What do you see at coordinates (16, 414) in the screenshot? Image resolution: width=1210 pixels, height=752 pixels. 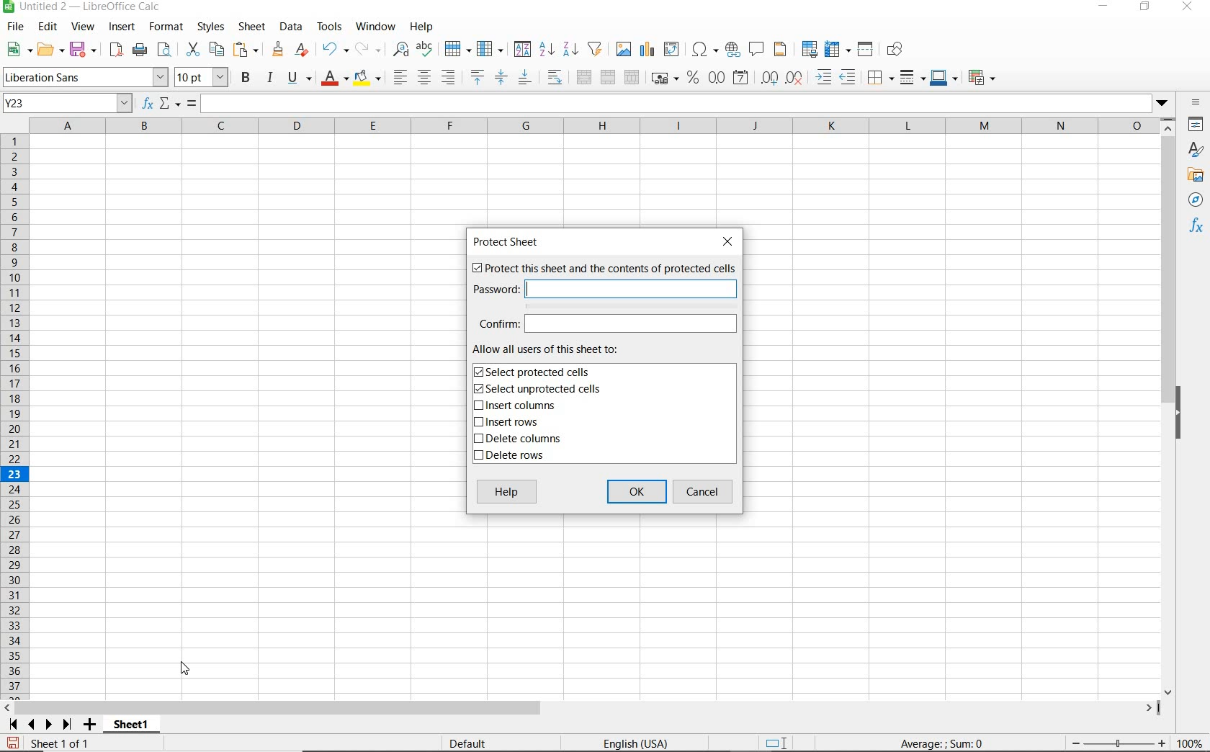 I see `ROWS` at bounding box center [16, 414].